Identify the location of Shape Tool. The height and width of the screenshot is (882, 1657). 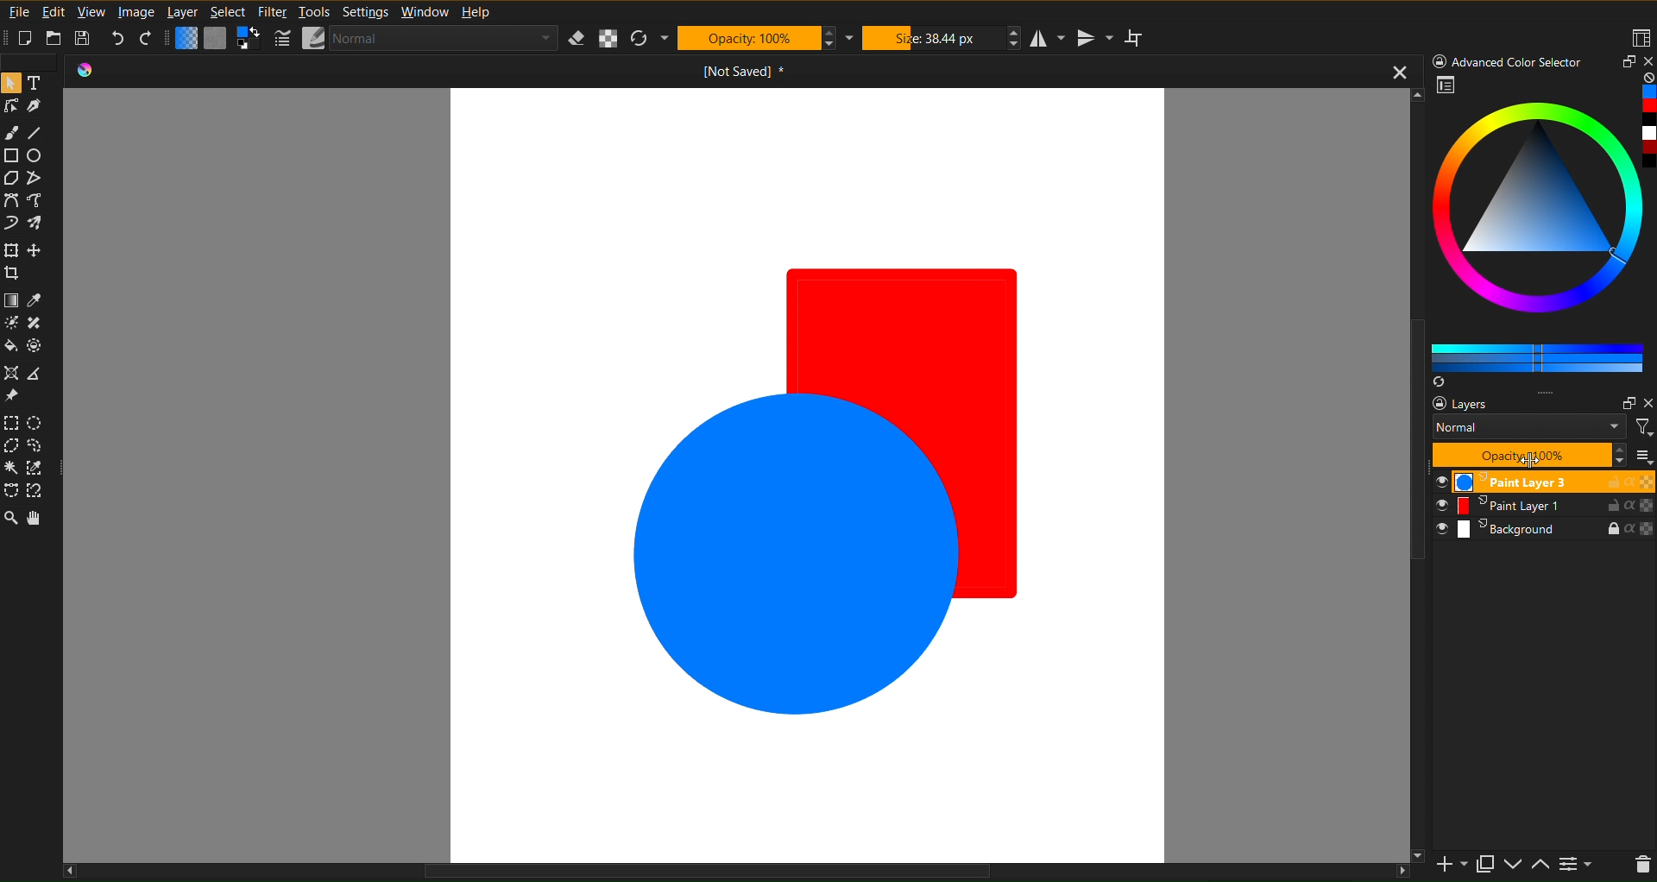
(40, 180).